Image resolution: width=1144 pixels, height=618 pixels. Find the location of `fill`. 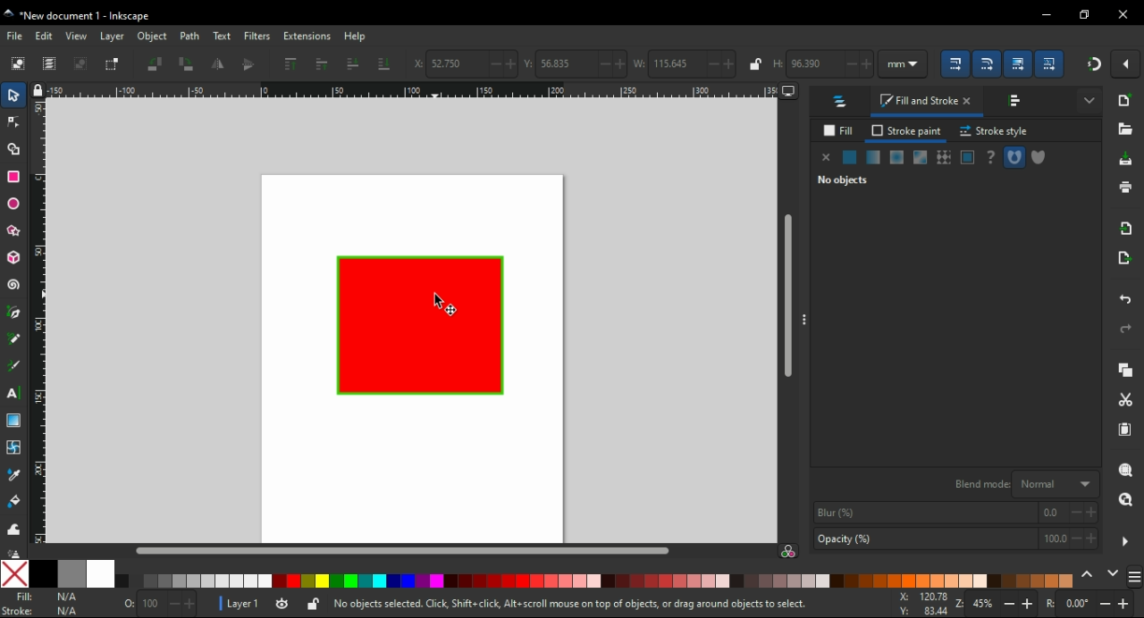

fill is located at coordinates (837, 130).